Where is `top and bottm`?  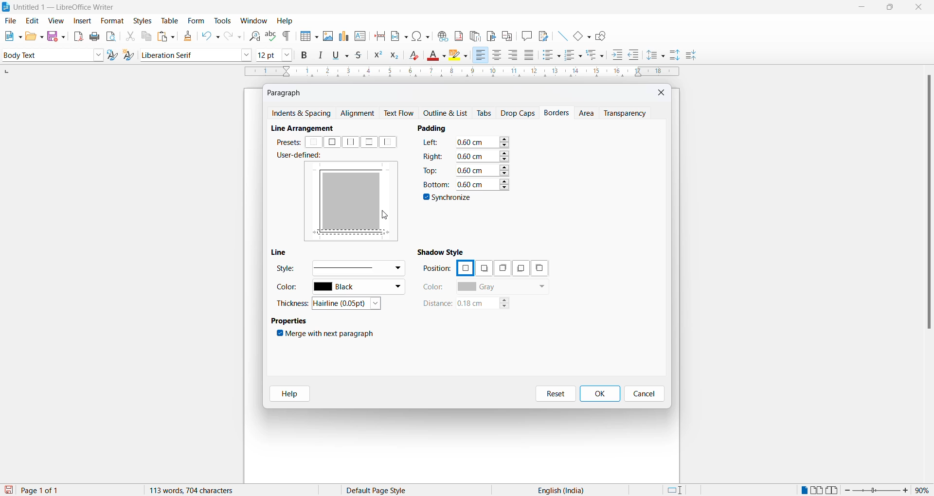
top and bottm is located at coordinates (369, 142).